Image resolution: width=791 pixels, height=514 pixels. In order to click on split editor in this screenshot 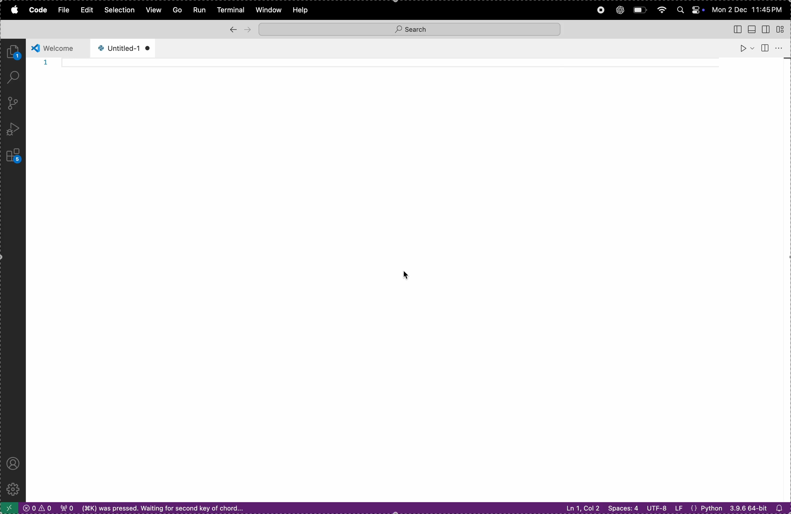, I will do `click(764, 47)`.